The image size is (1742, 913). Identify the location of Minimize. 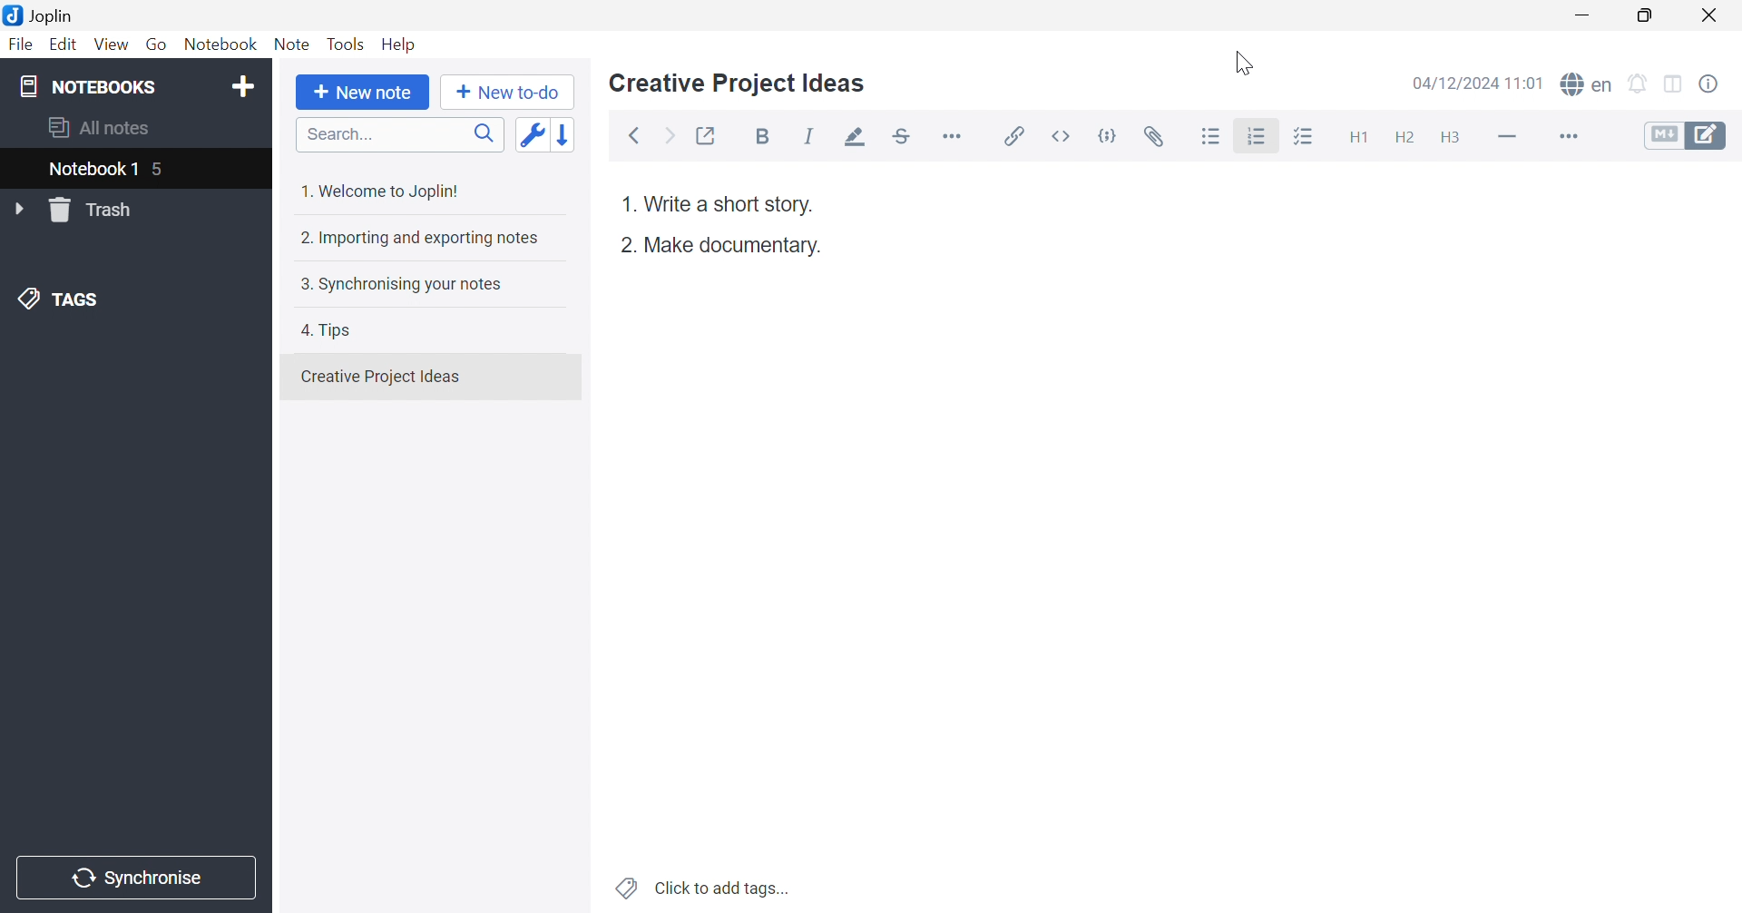
(1589, 15).